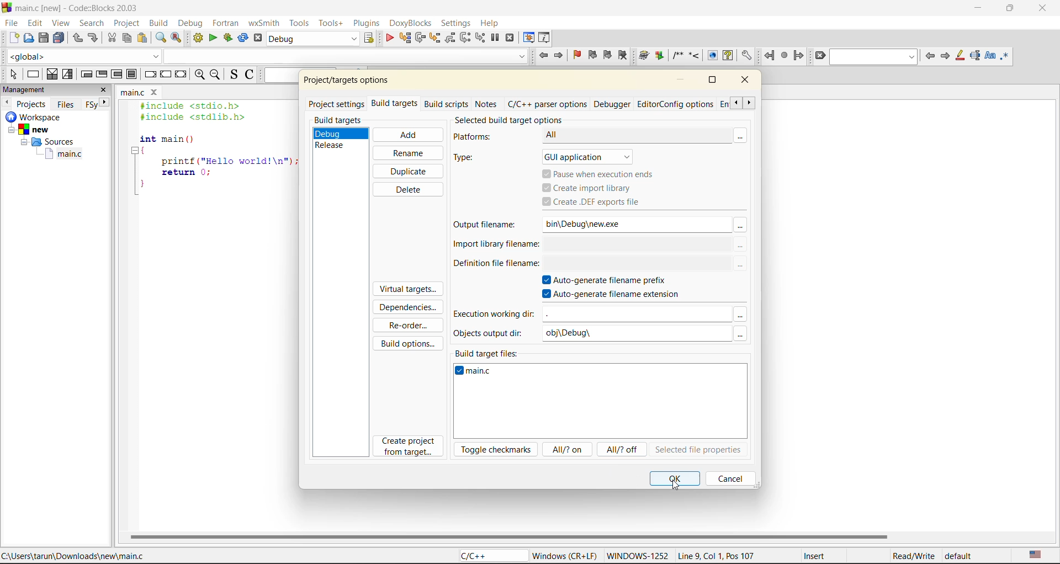 Image resolution: width=1060 pixels, height=564 pixels. Describe the element at coordinates (685, 79) in the screenshot. I see `minimize` at that location.